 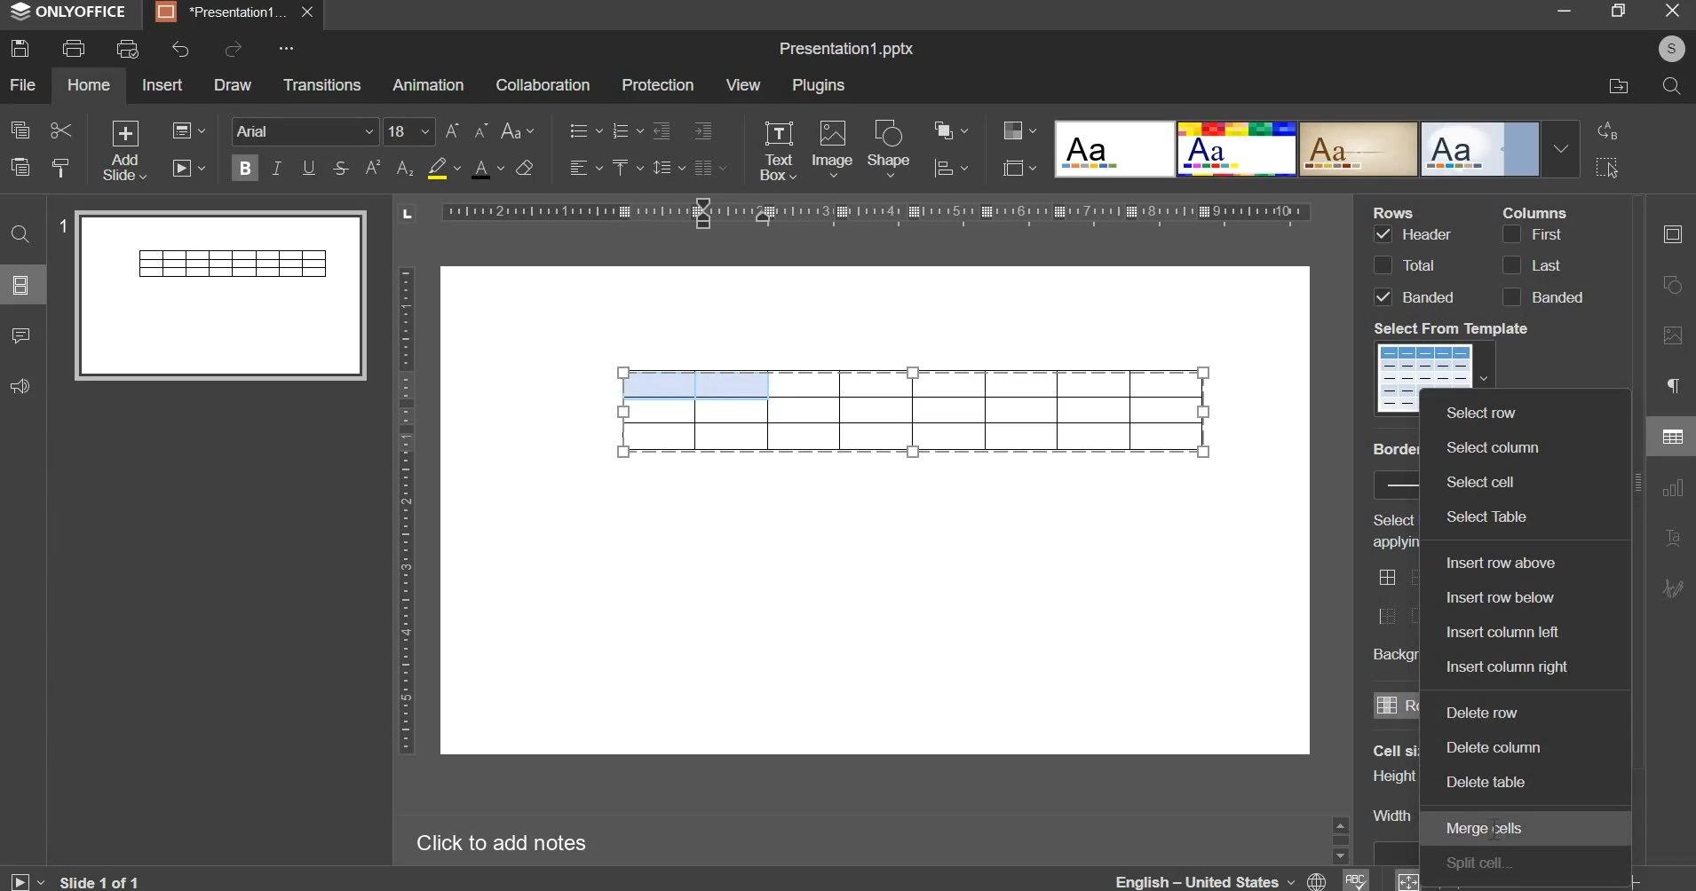 What do you see at coordinates (306, 130) in the screenshot?
I see `font` at bounding box center [306, 130].